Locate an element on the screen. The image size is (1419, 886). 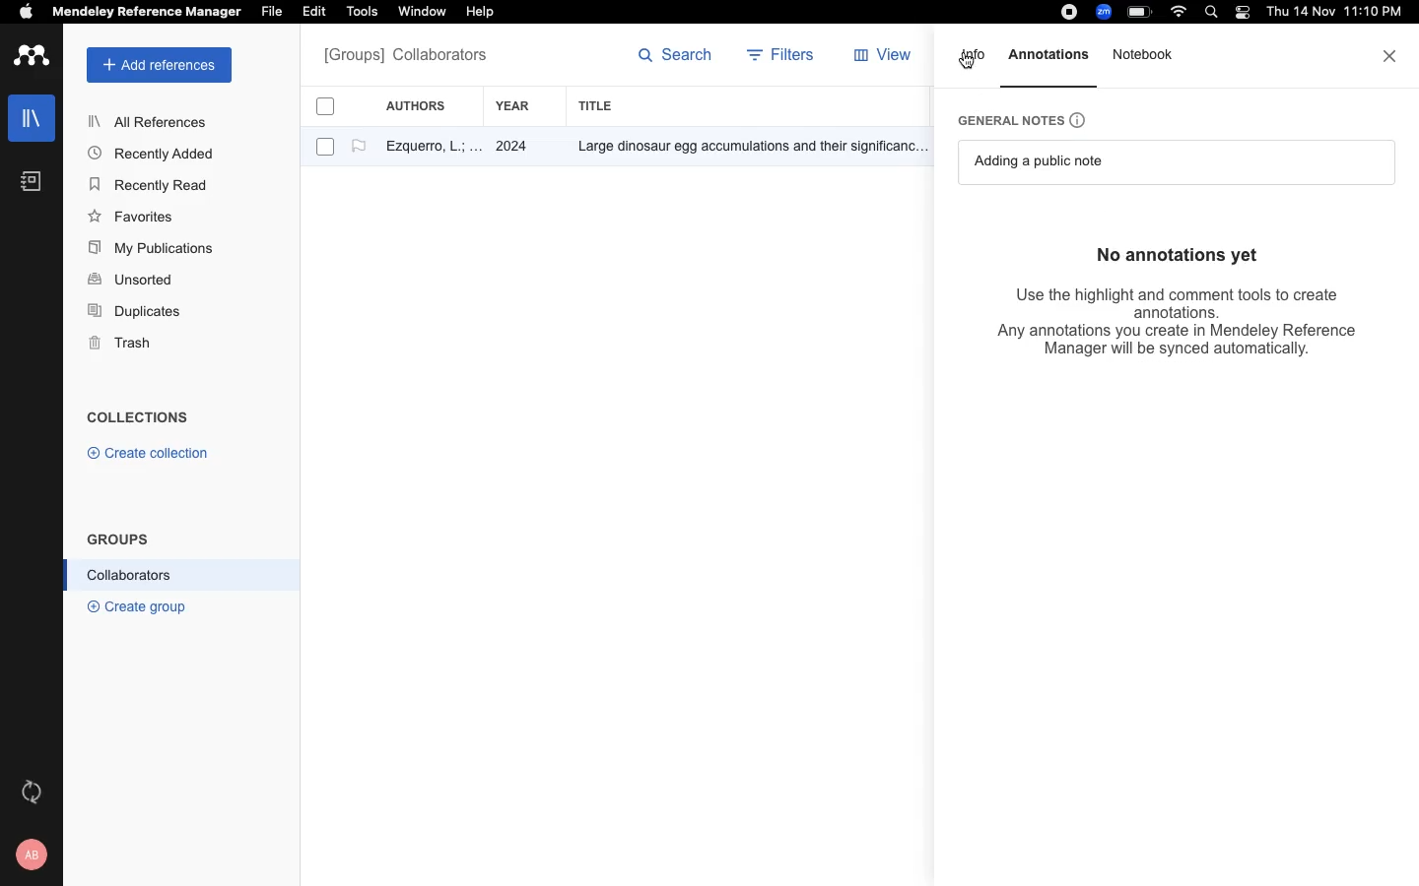
general notes is located at coordinates (1032, 118).